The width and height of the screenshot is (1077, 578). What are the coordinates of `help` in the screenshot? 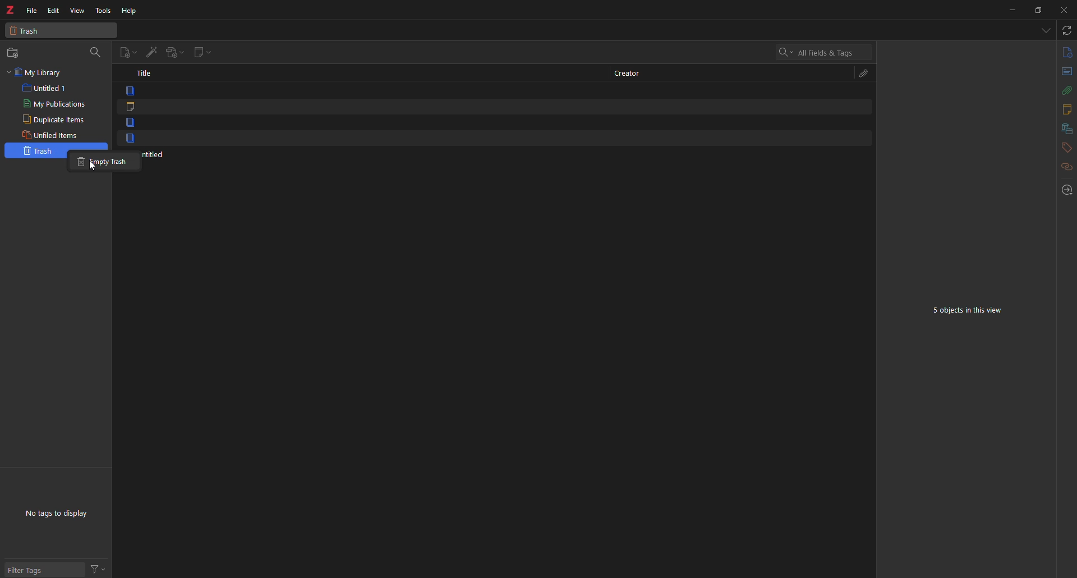 It's located at (130, 11).